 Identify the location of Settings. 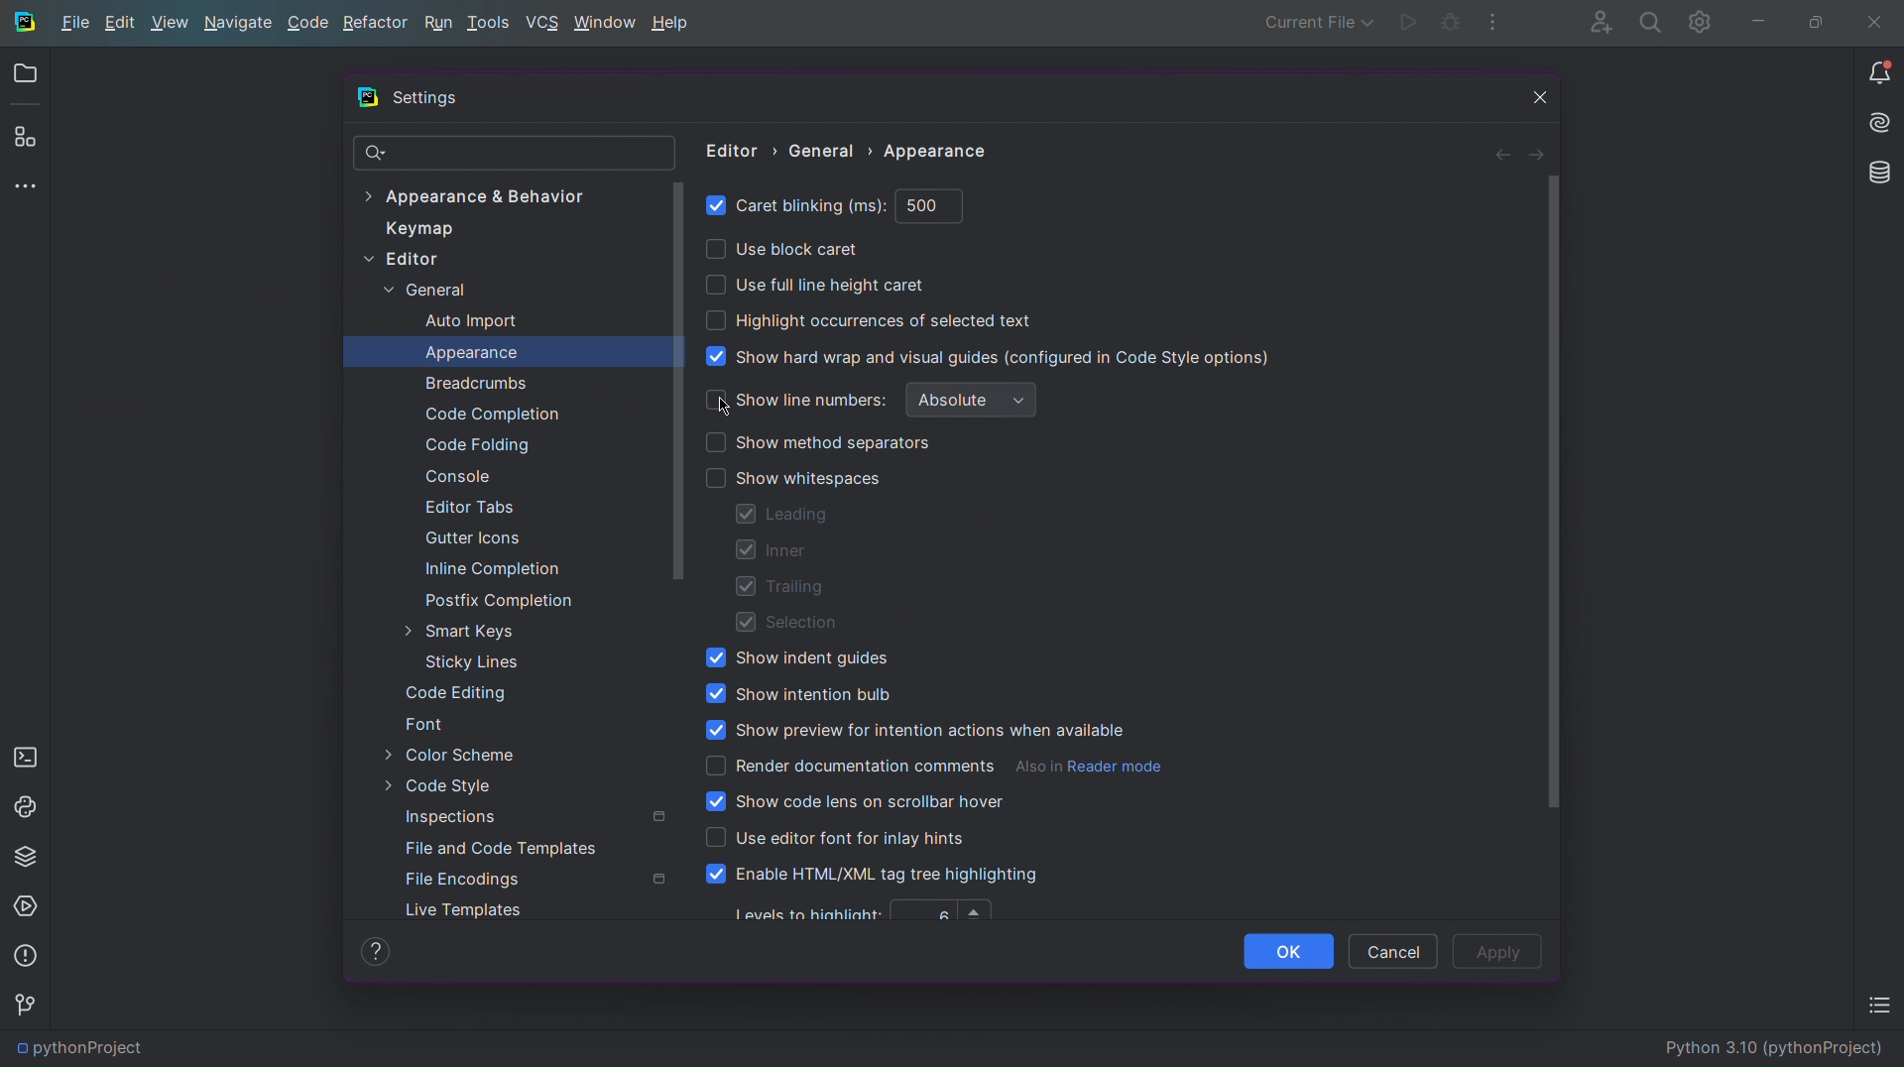
(432, 100).